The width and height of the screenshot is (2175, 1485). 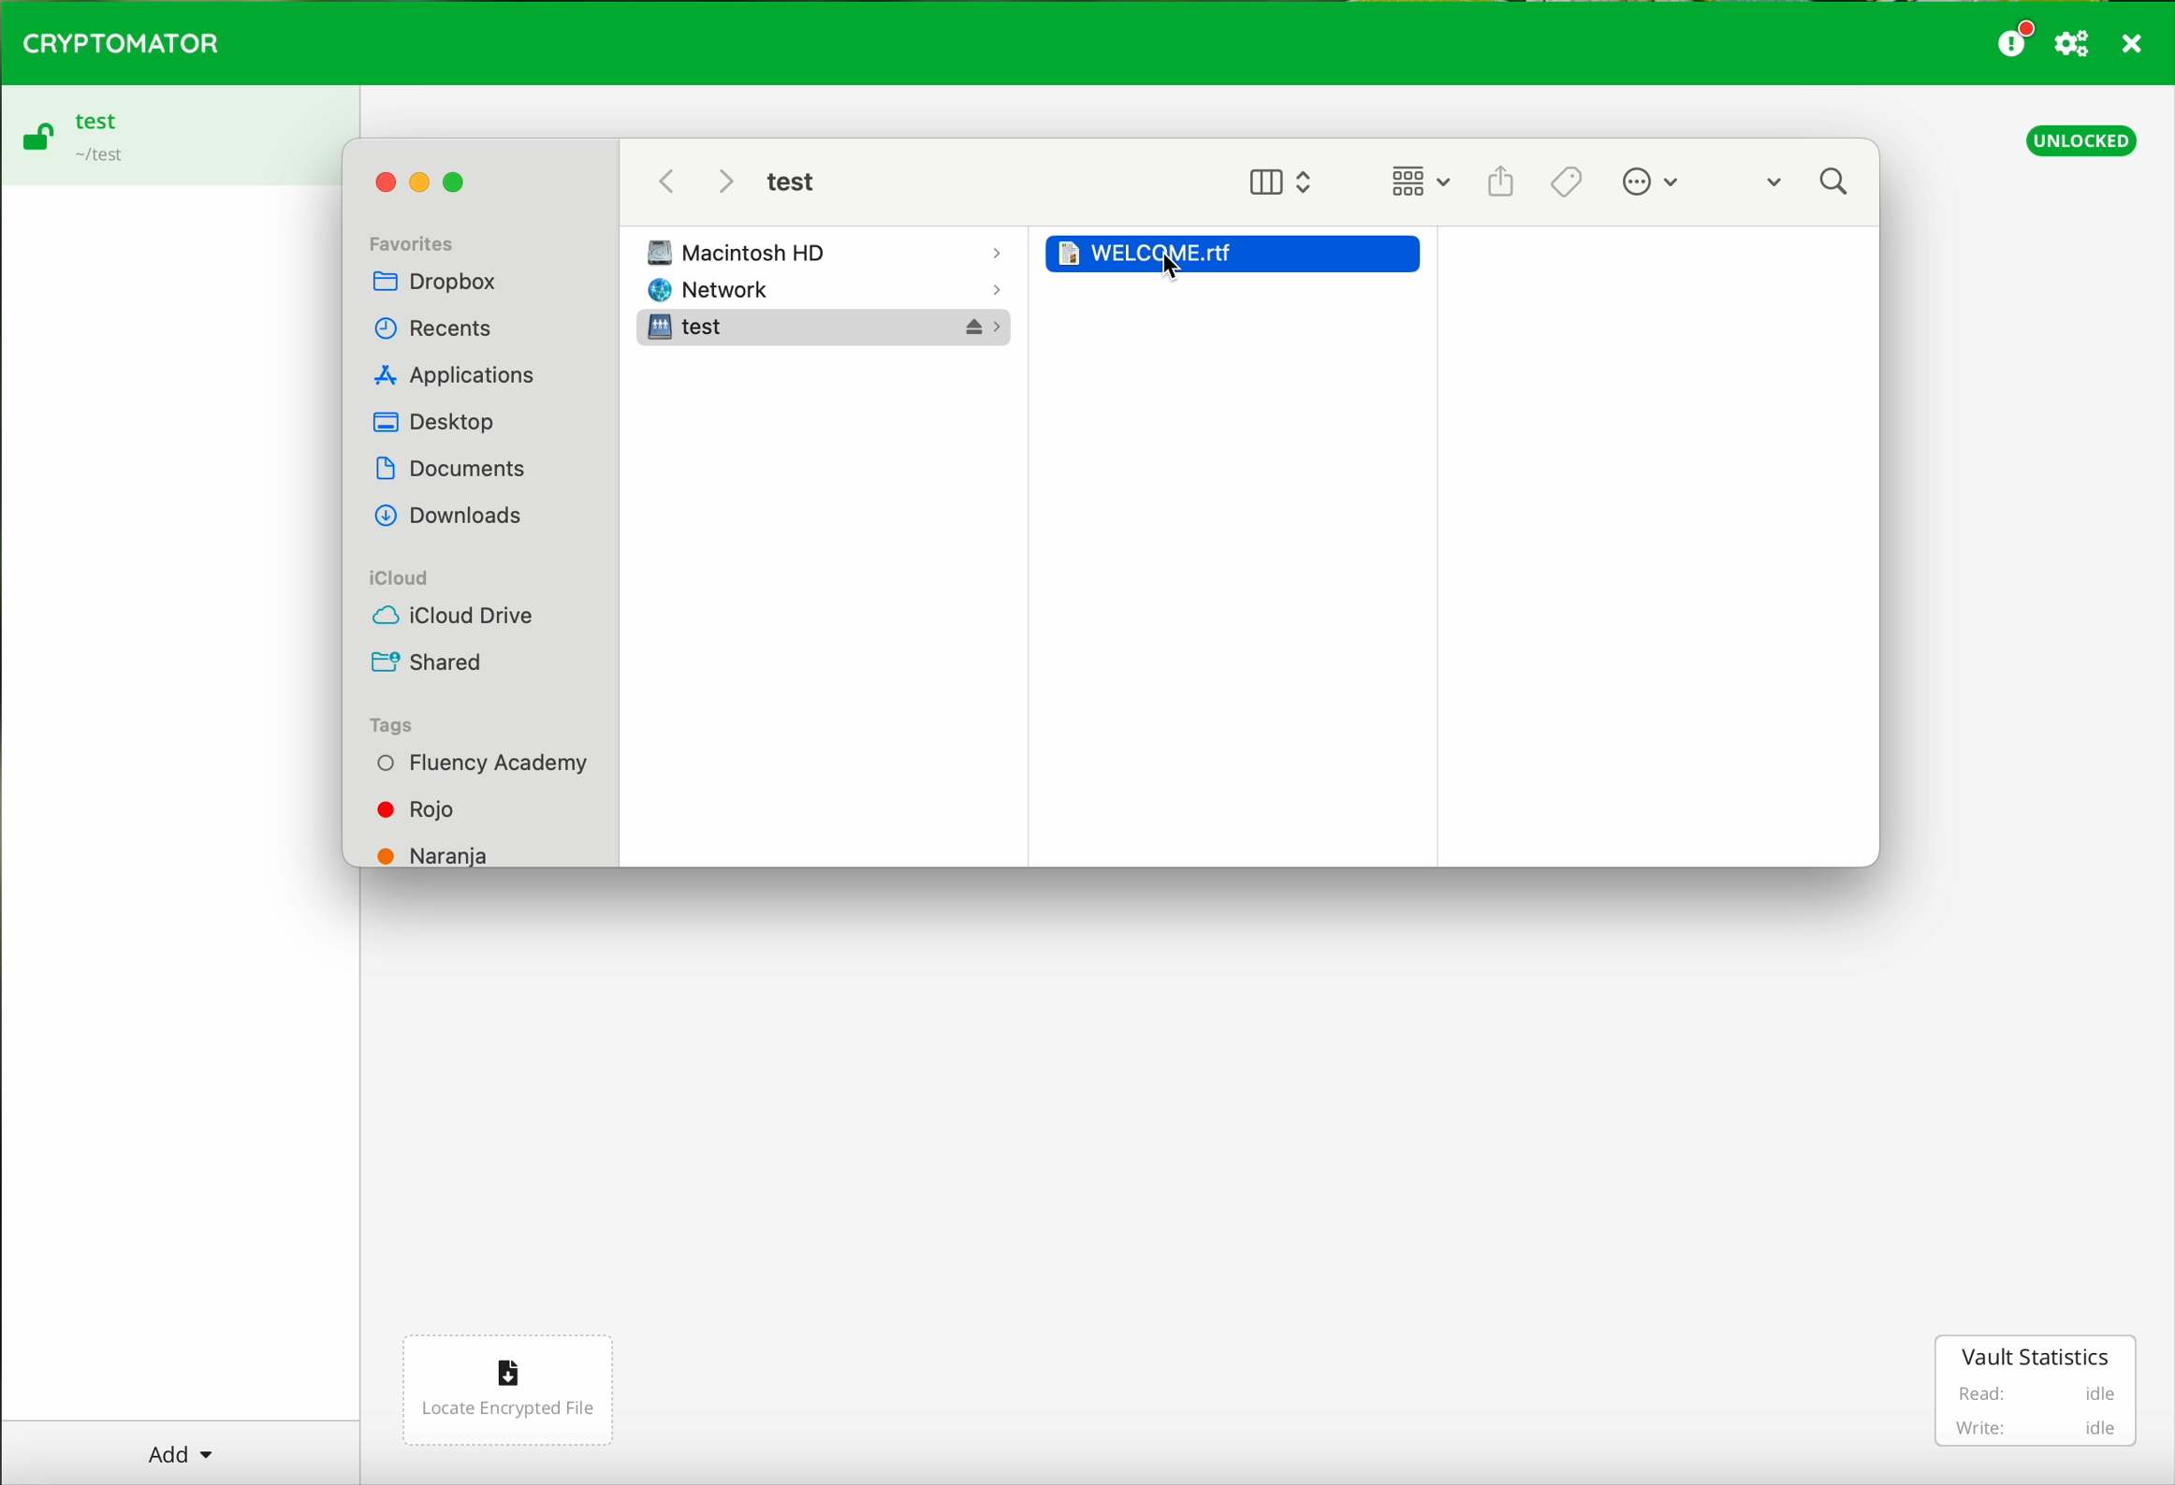 What do you see at coordinates (1501, 175) in the screenshot?
I see `Gallery View` at bounding box center [1501, 175].